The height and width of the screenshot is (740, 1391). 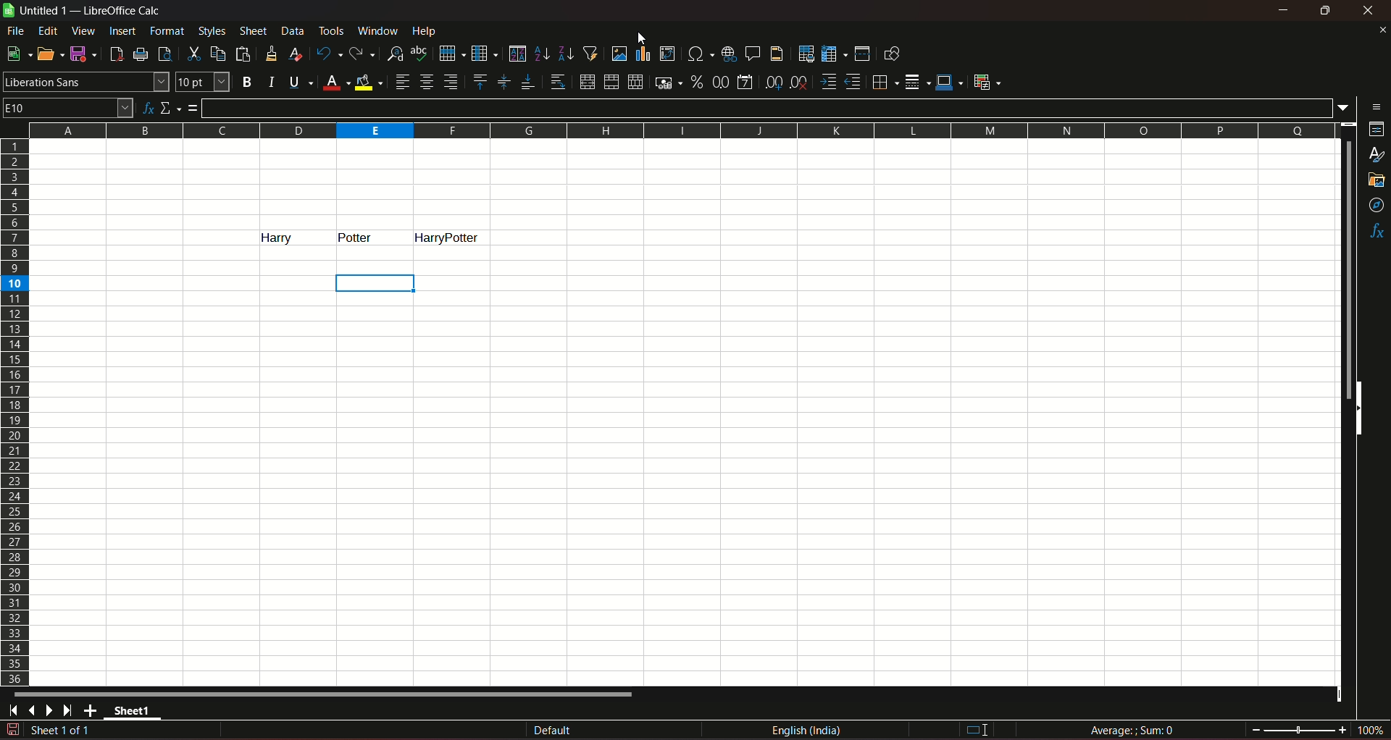 I want to click on sheet name, so click(x=136, y=713).